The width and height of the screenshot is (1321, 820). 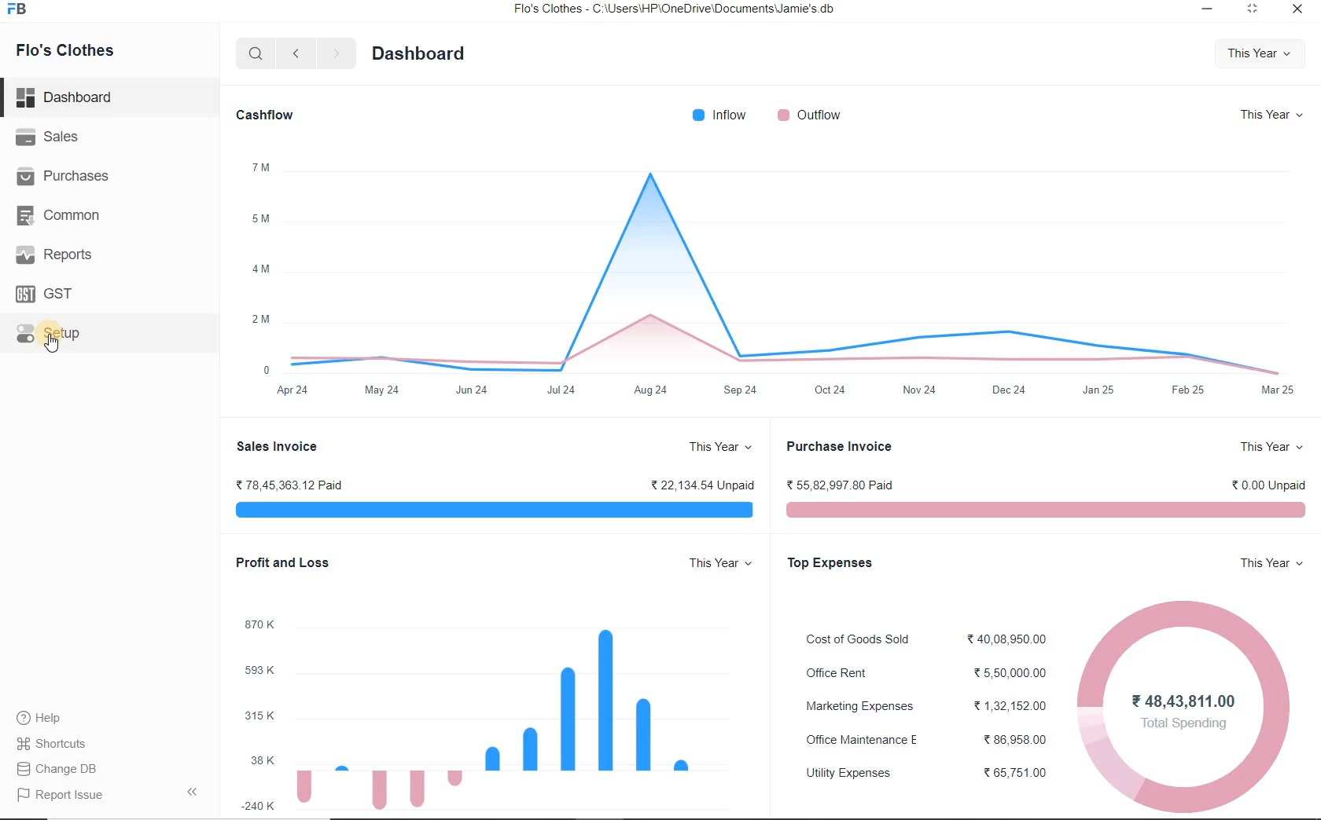 I want to click on Cost of Goods Sold, so click(x=853, y=635).